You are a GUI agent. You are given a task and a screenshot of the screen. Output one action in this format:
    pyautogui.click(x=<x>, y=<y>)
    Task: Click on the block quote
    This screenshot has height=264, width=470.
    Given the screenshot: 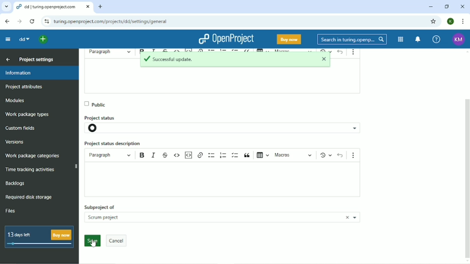 What is the action you would take?
    pyautogui.click(x=248, y=154)
    